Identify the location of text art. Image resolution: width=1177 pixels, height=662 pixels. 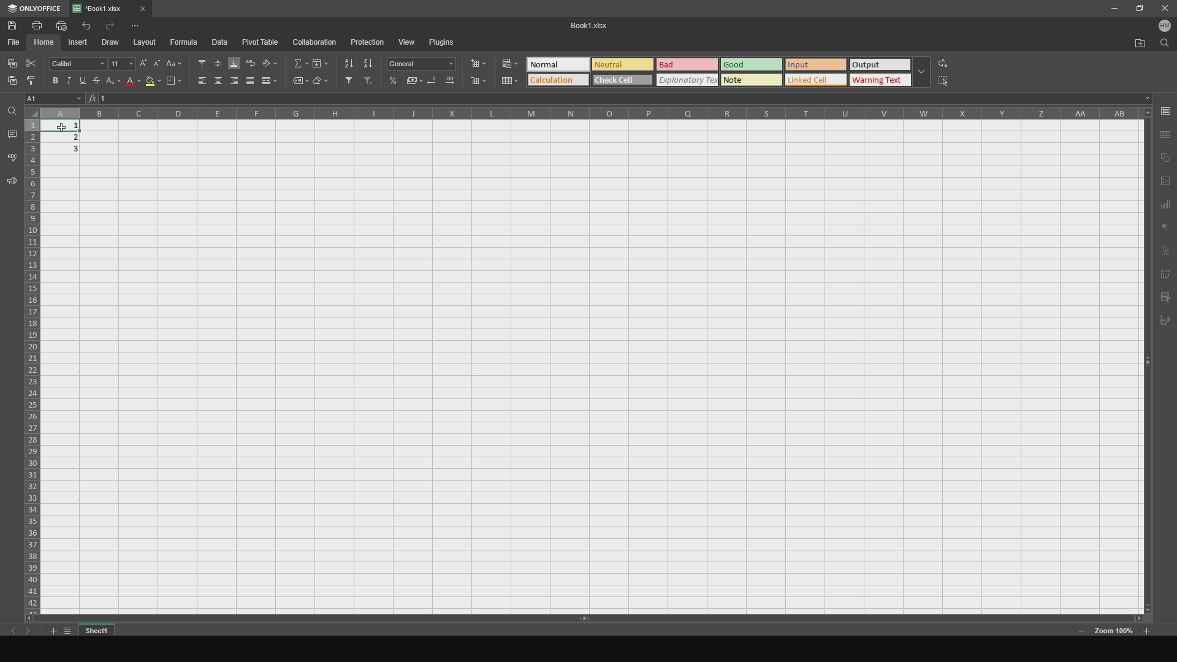
(1167, 251).